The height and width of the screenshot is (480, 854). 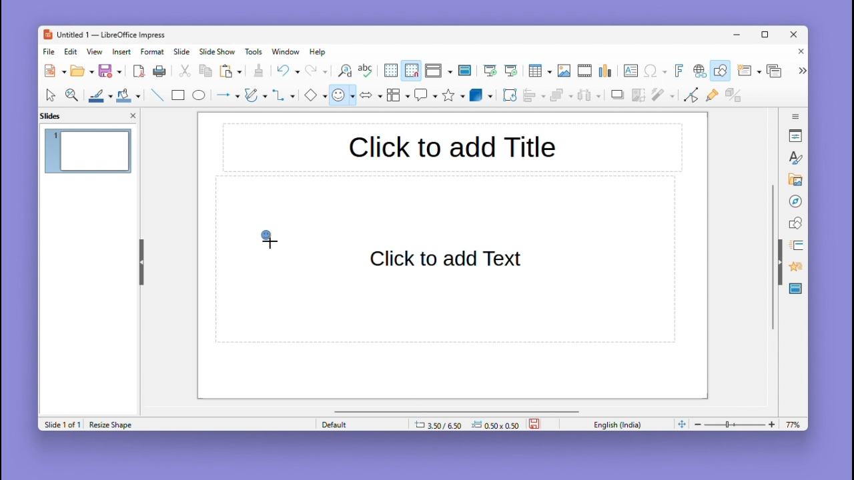 I want to click on File, so click(x=49, y=52).